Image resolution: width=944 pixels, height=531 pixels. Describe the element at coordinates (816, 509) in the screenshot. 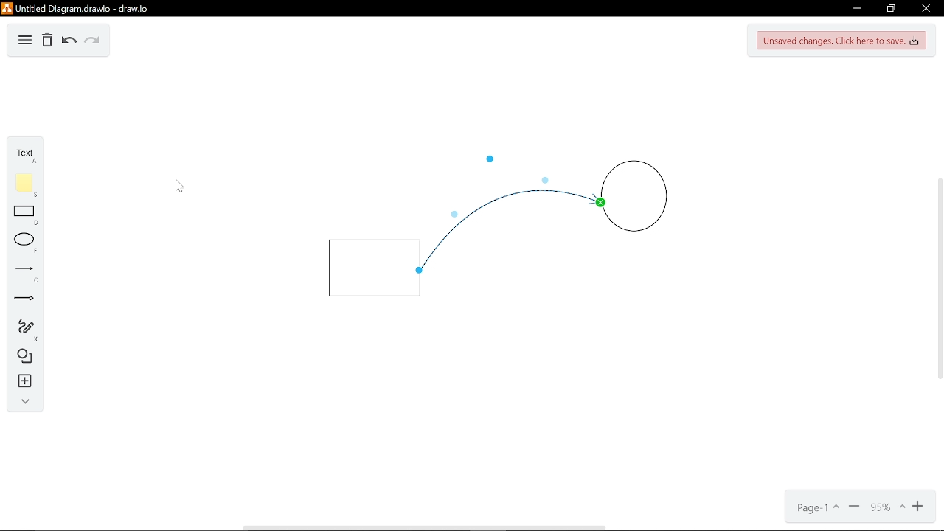

I see `Page- 1` at that location.